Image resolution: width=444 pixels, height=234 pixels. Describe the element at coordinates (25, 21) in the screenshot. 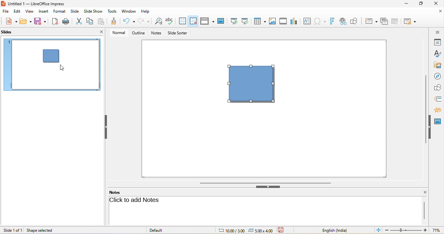

I see `open` at that location.